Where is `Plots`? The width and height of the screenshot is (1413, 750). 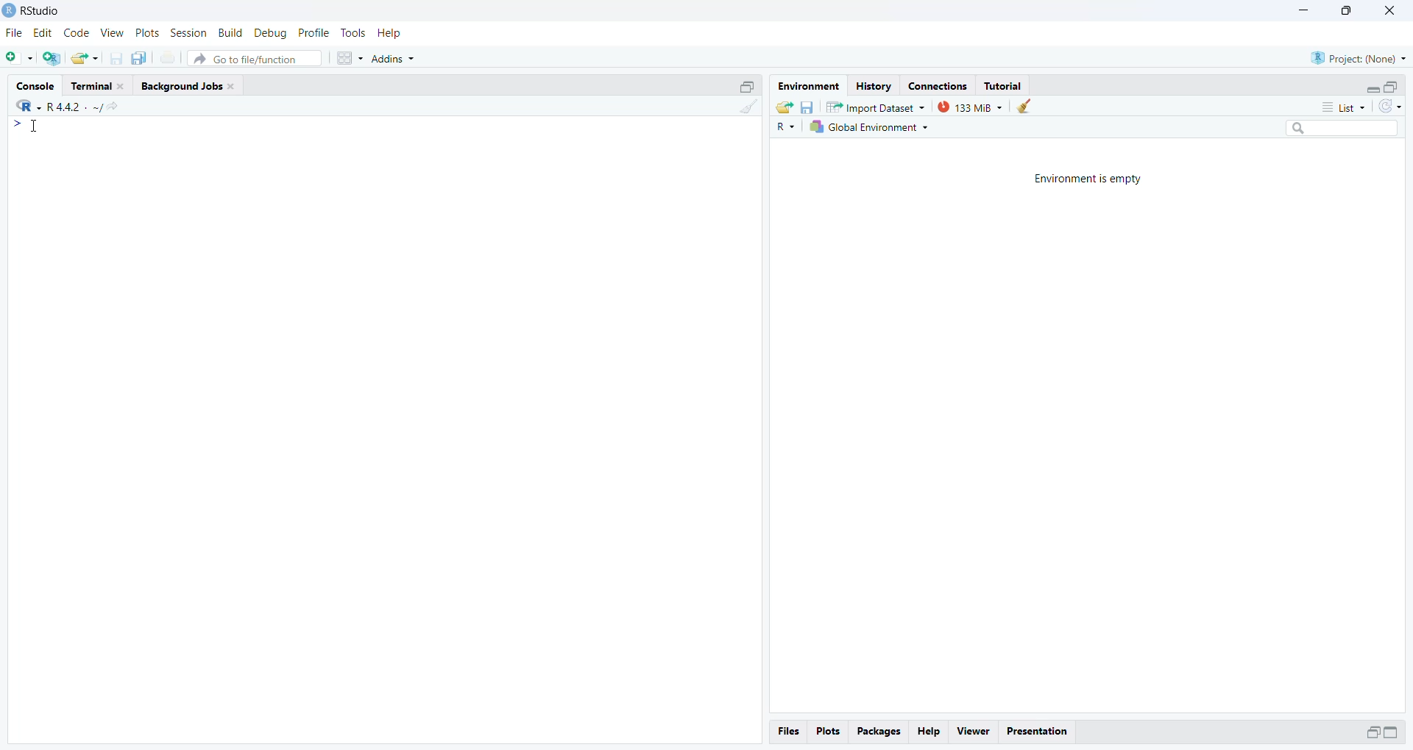
Plots is located at coordinates (830, 732).